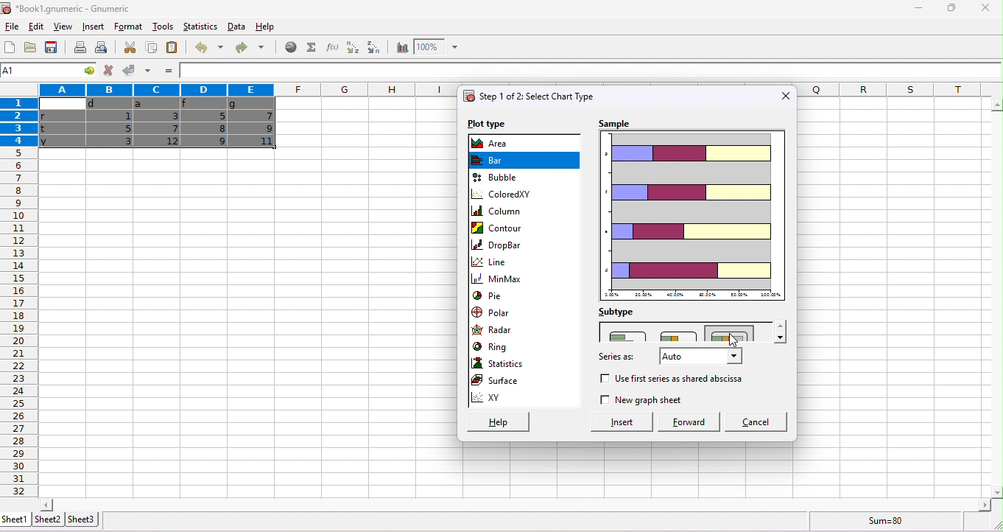 The width and height of the screenshot is (1003, 532). What do you see at coordinates (490, 295) in the screenshot?
I see `pie` at bounding box center [490, 295].